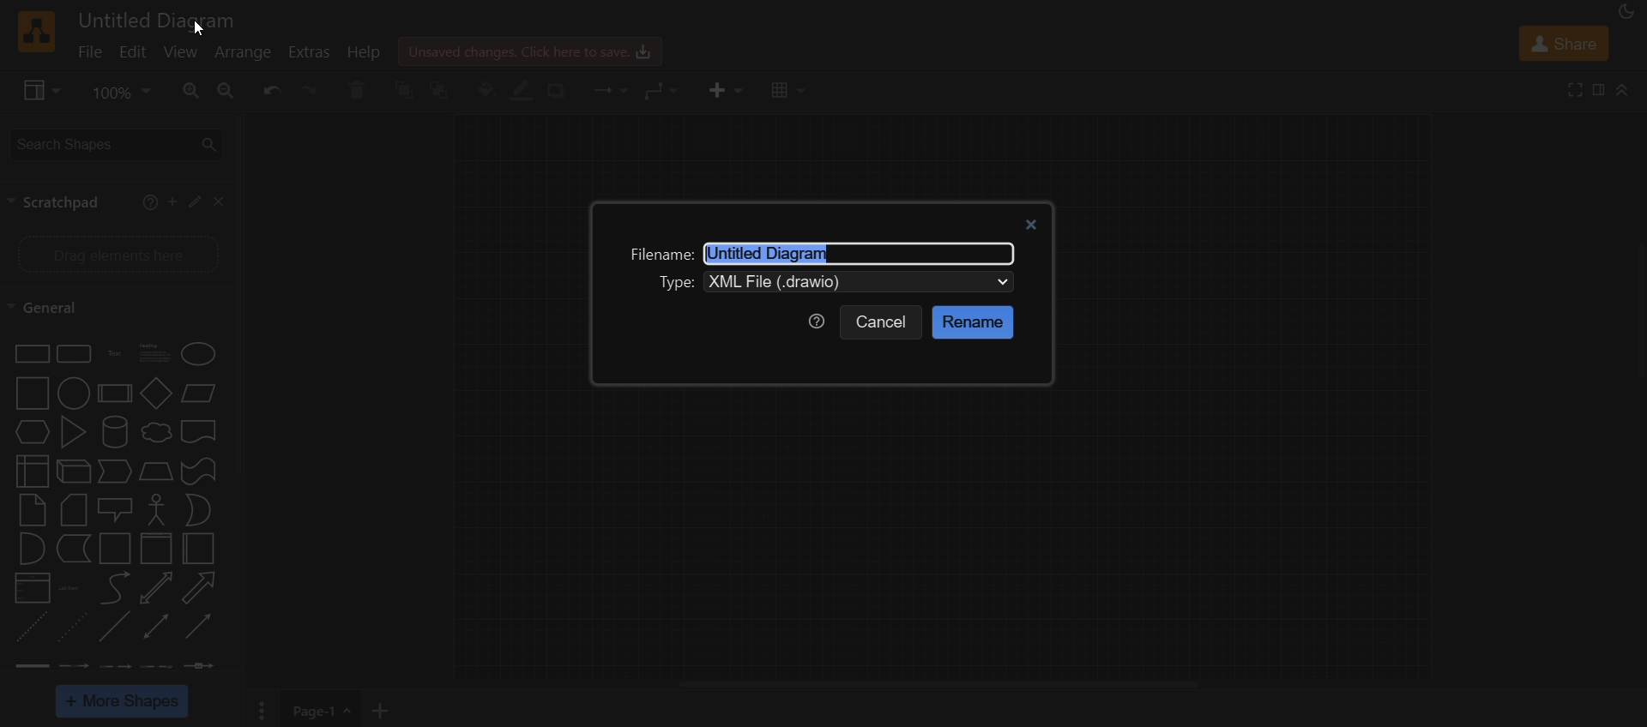 The height and width of the screenshot is (727, 1647). Describe the element at coordinates (190, 92) in the screenshot. I see `zoom in` at that location.